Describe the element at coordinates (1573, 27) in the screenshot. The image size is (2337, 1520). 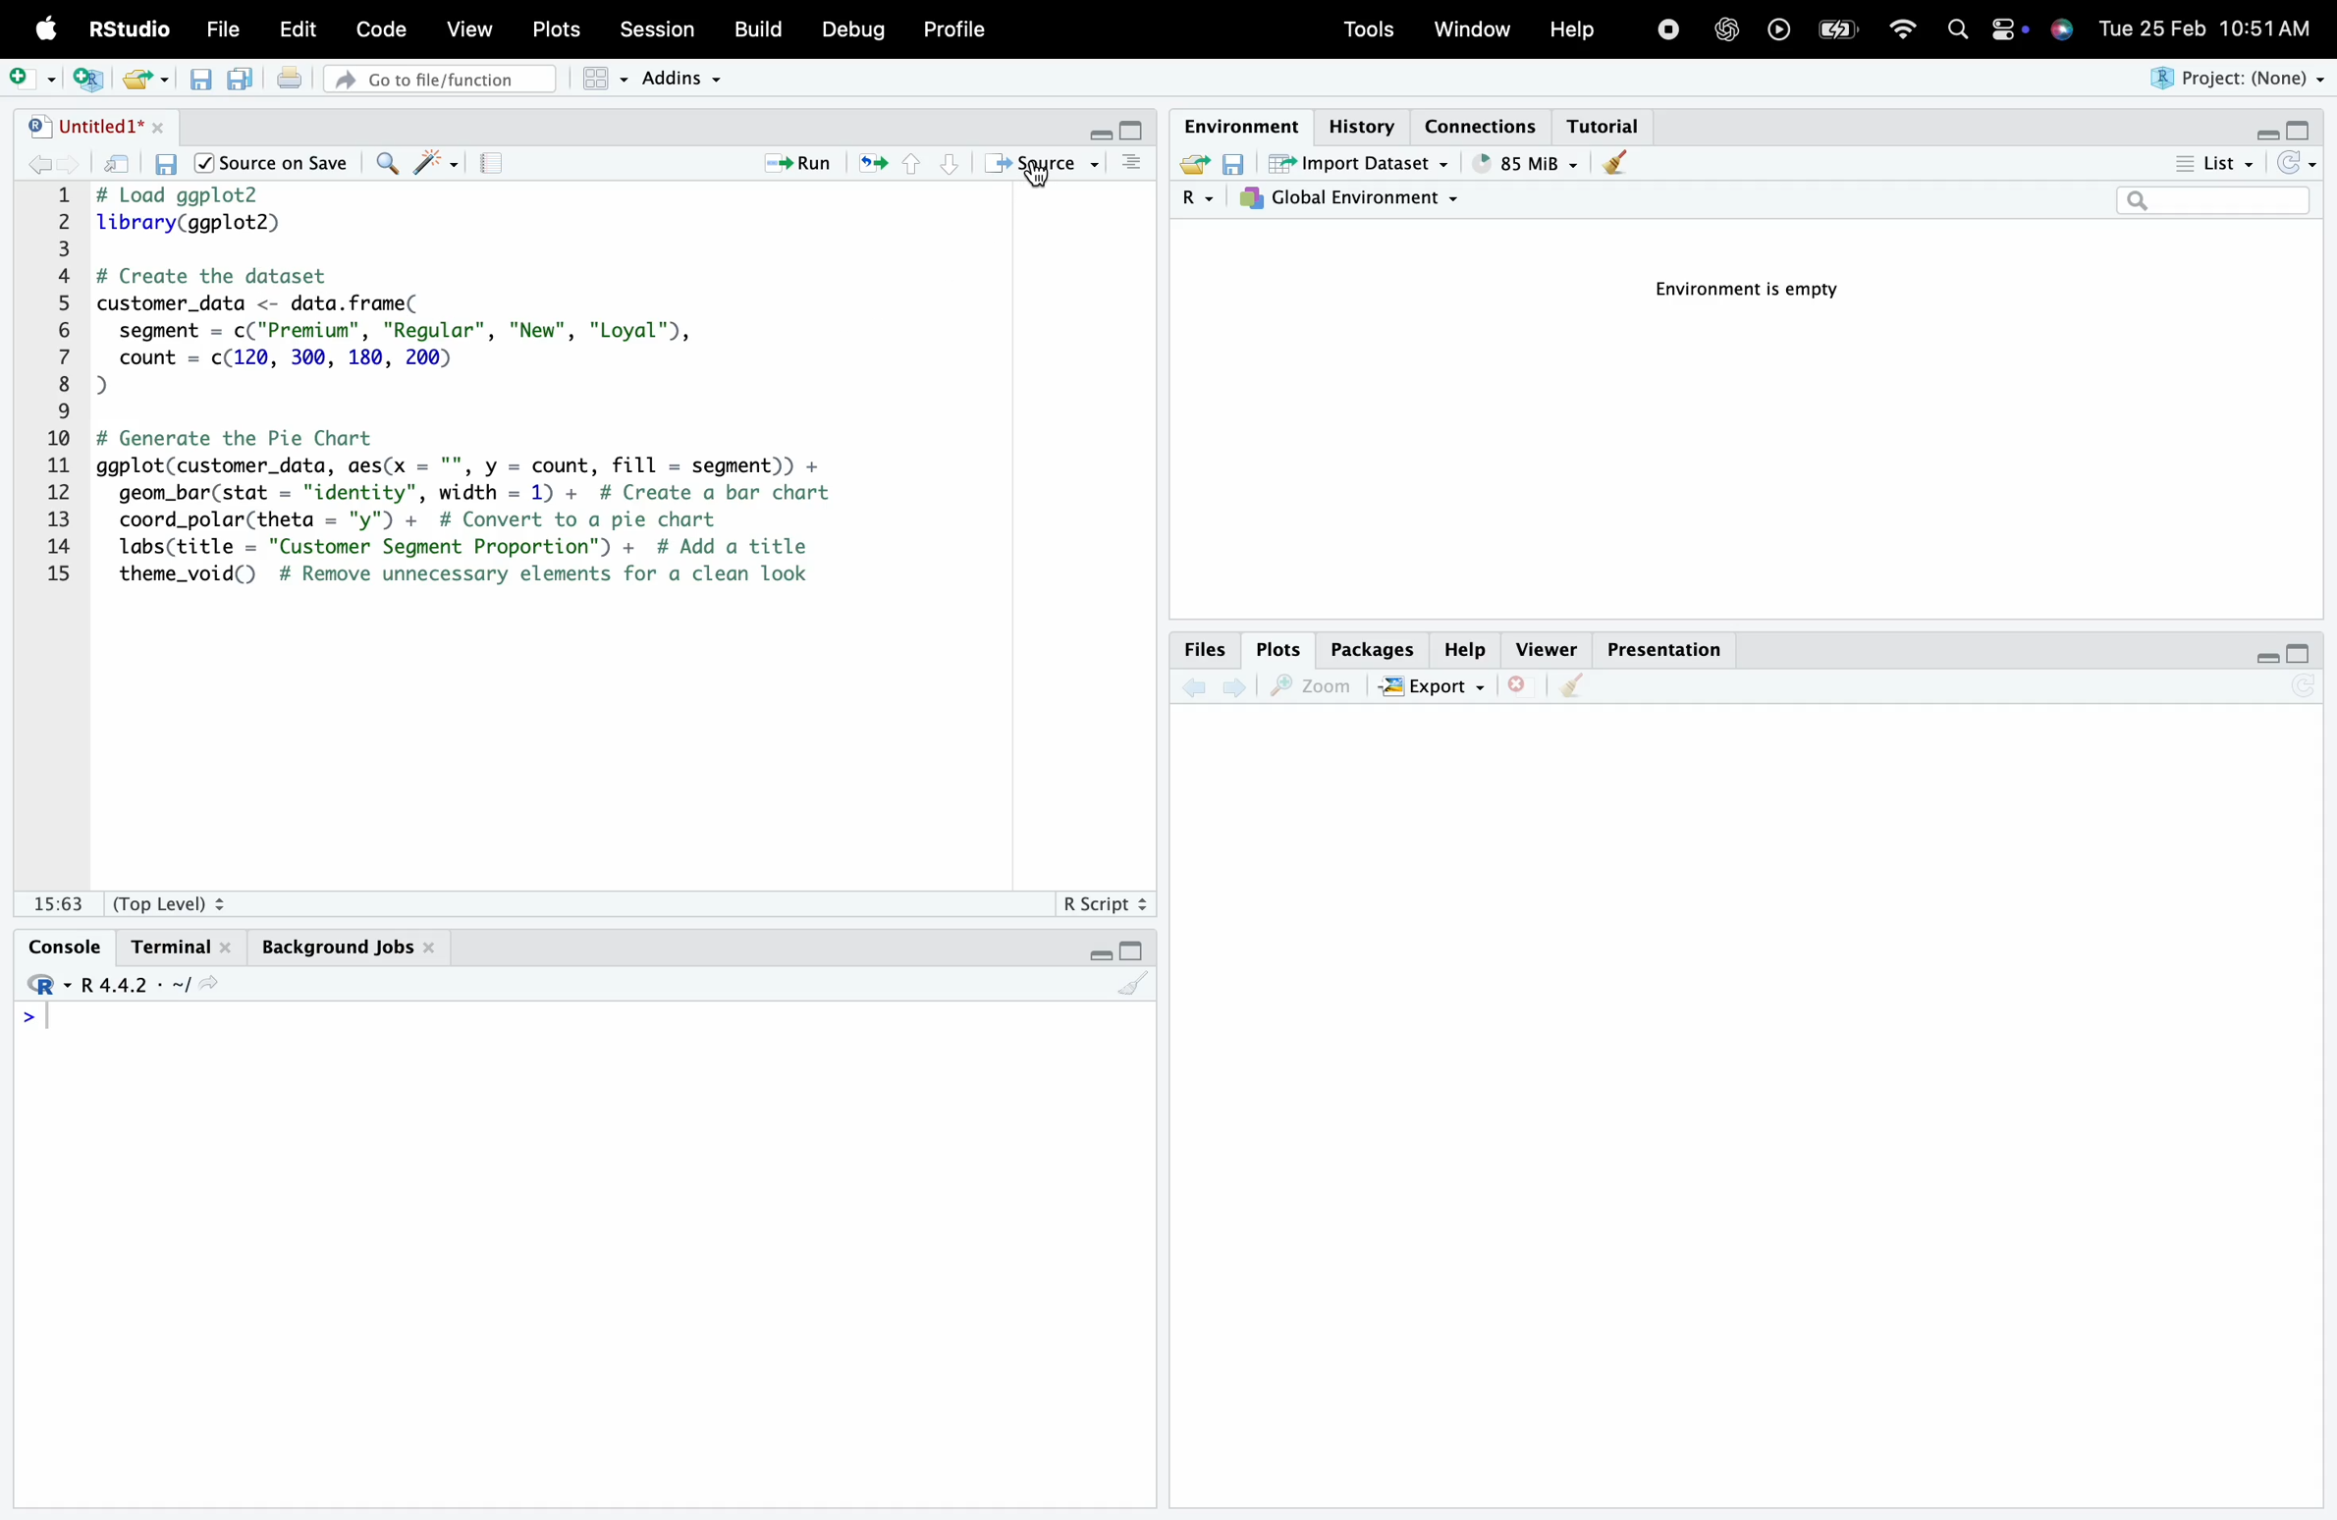
I see `Help` at that location.